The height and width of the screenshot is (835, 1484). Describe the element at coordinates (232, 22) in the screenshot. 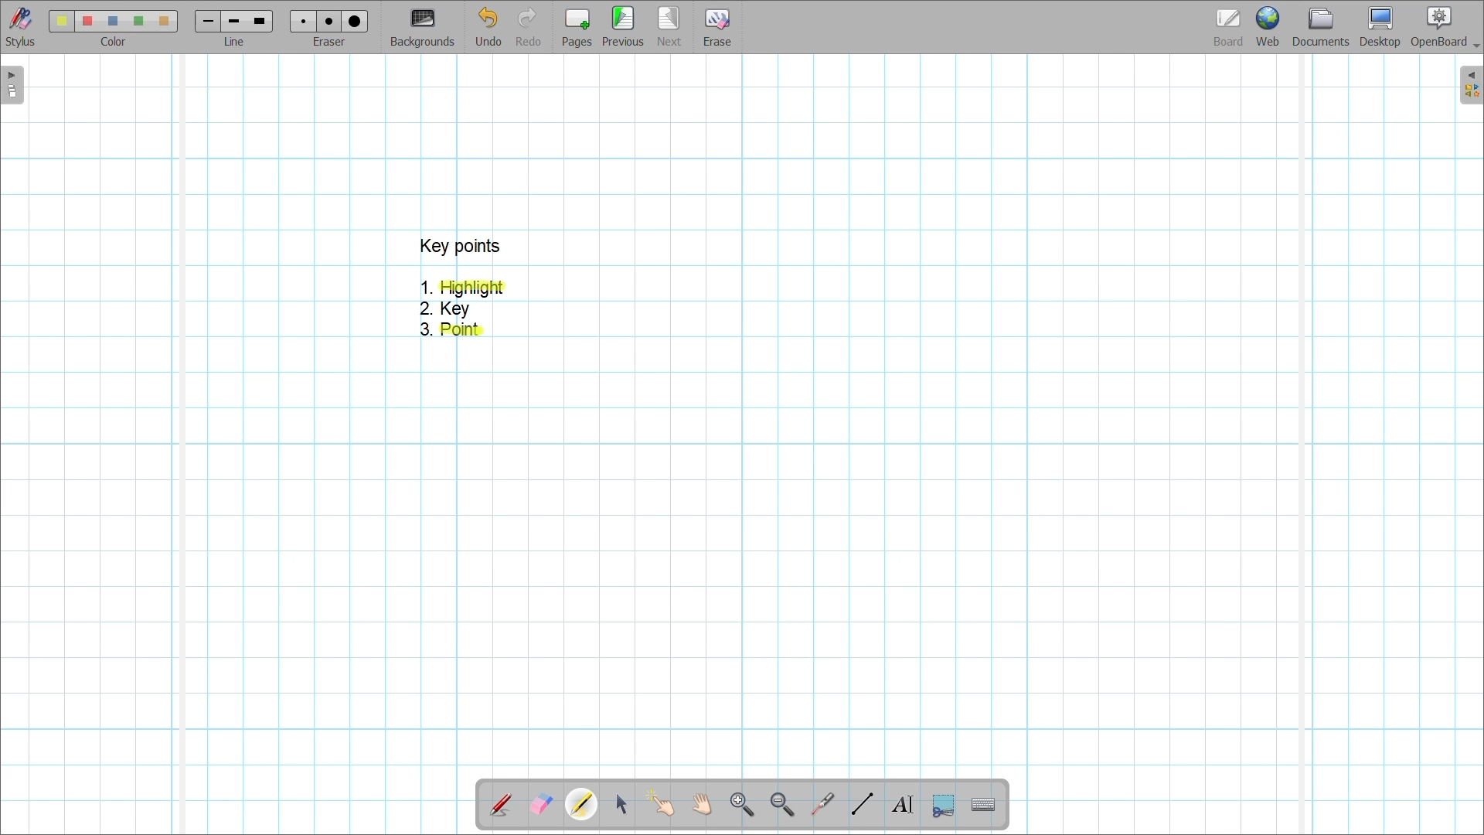

I see `line 2` at that location.